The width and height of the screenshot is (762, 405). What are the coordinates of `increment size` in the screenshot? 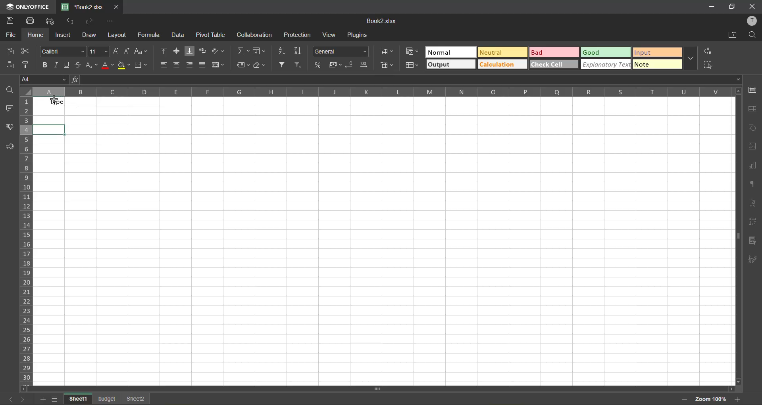 It's located at (115, 51).